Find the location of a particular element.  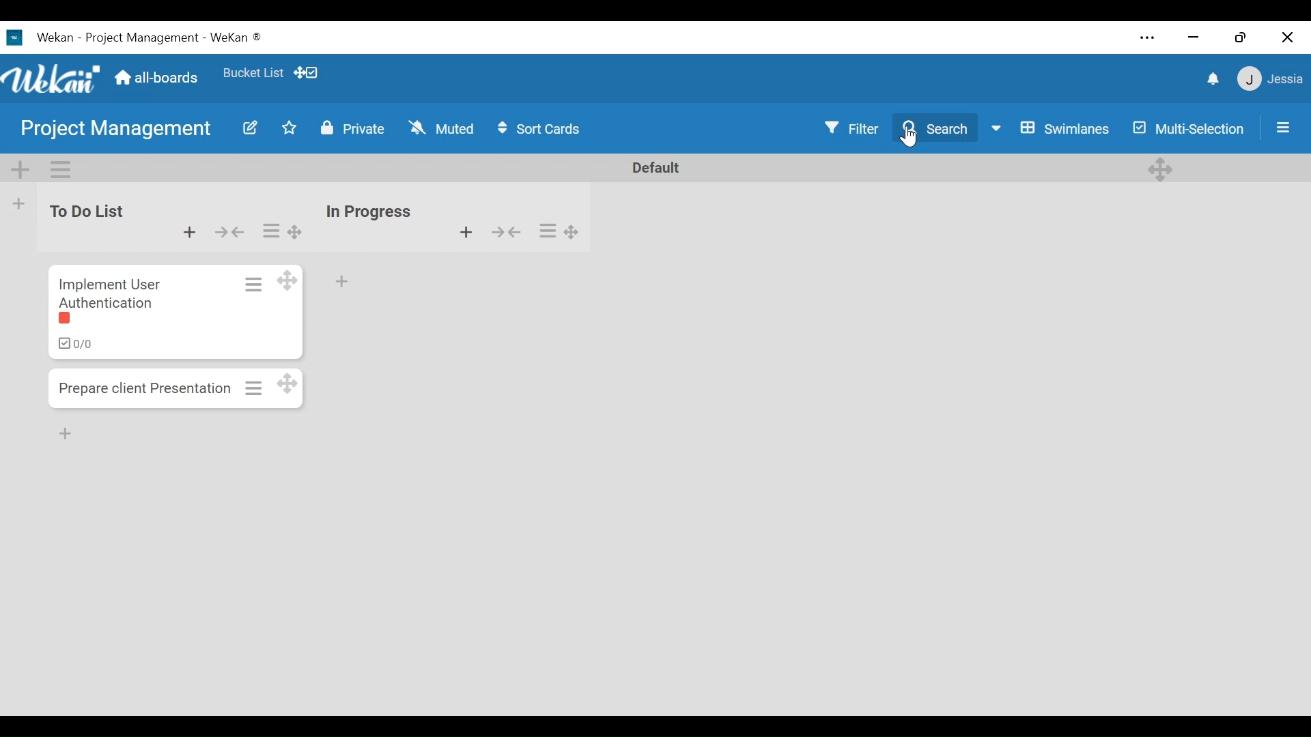

Desktop drag handles is located at coordinates (300, 233).